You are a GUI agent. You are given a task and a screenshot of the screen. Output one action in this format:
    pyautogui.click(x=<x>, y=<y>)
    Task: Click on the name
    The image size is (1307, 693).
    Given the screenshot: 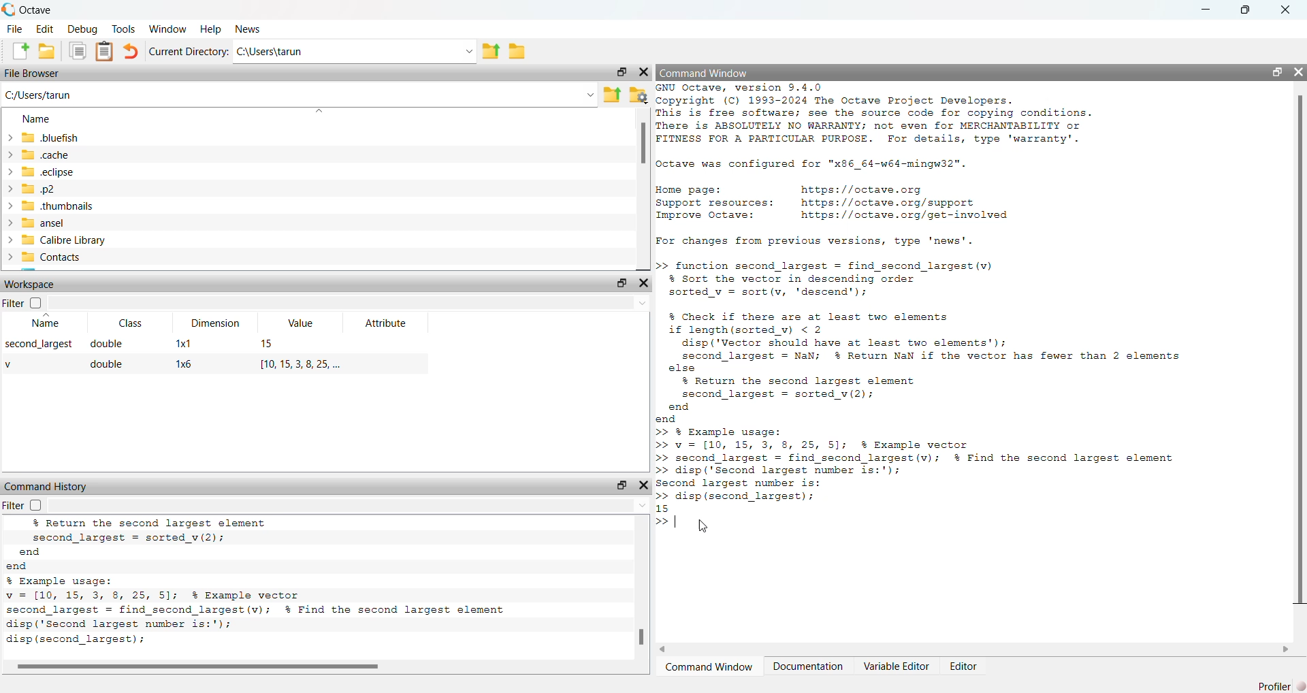 What is the action you would take?
    pyautogui.click(x=42, y=325)
    